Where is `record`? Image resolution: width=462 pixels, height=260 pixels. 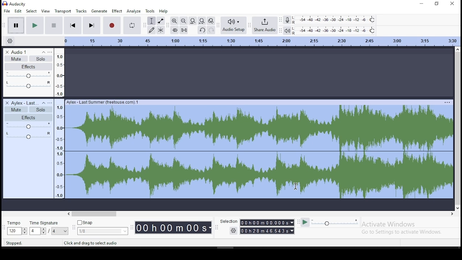 record is located at coordinates (112, 26).